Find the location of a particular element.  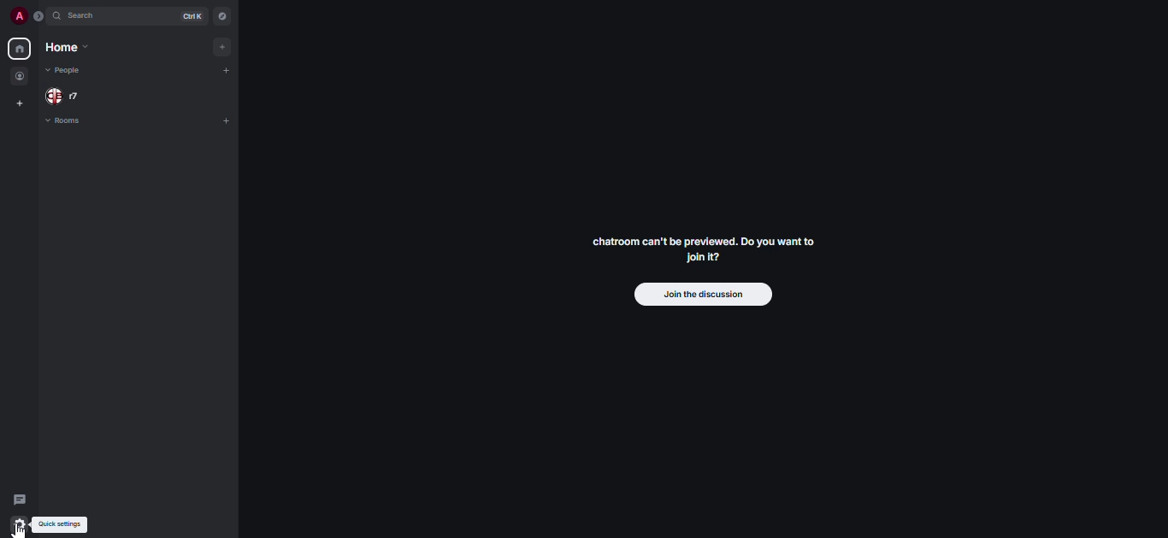

search is located at coordinates (86, 18).